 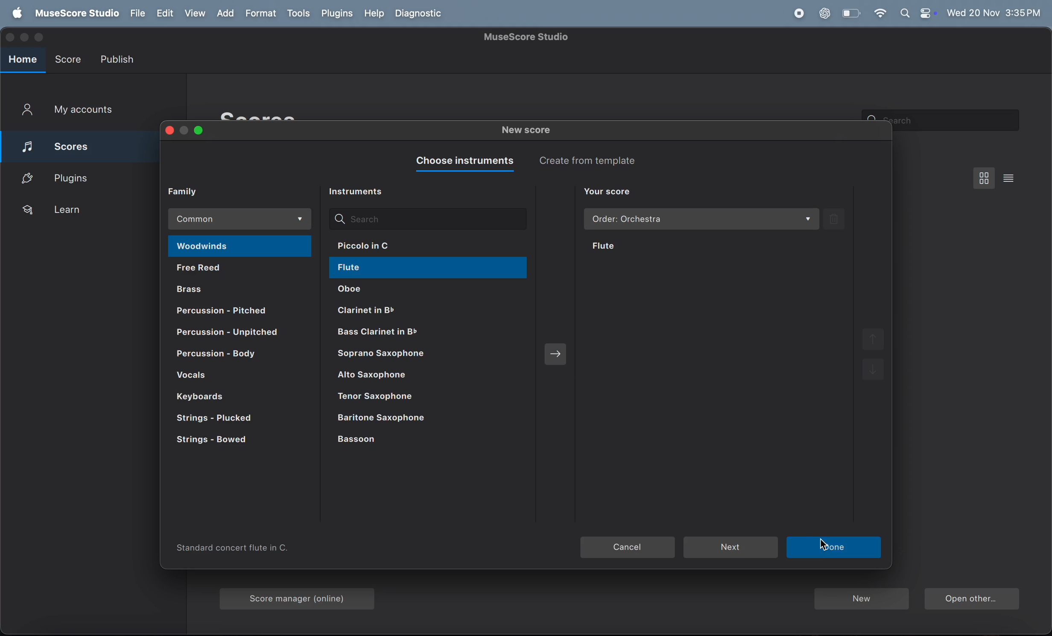 What do you see at coordinates (731, 546) in the screenshot?
I see `next` at bounding box center [731, 546].